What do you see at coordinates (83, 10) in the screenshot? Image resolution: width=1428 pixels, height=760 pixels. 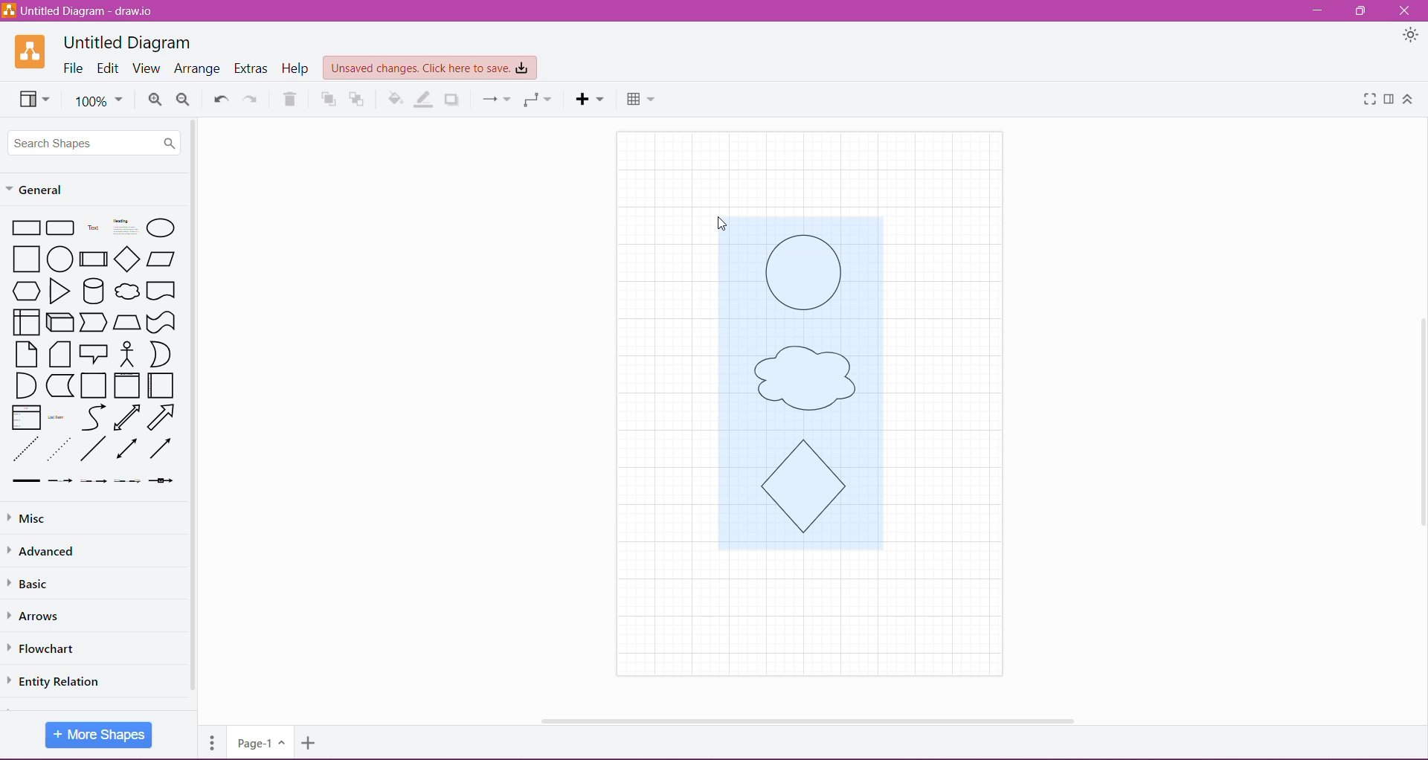 I see `Untitled Diagram - draw.io` at bounding box center [83, 10].